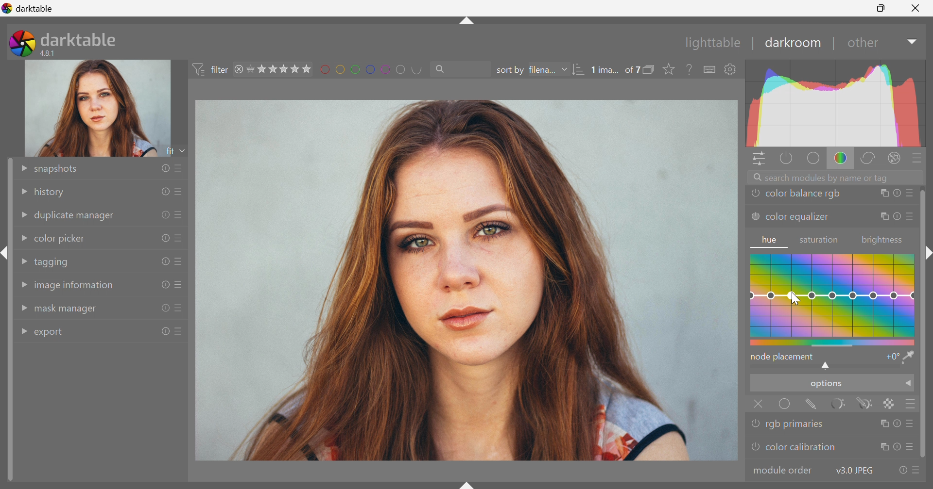 The height and width of the screenshot is (489, 933). Describe the element at coordinates (22, 330) in the screenshot. I see `Drop Down` at that location.